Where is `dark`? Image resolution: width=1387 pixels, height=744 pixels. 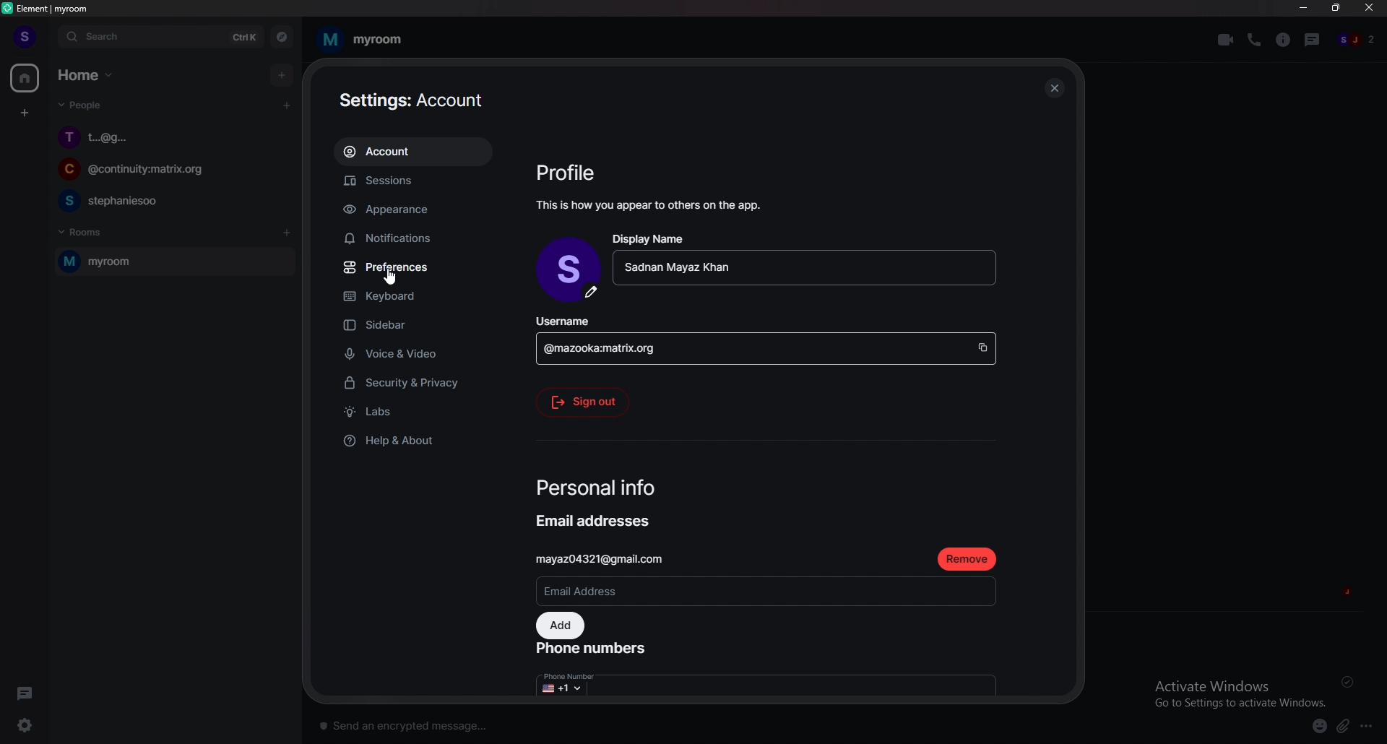 dark is located at coordinates (28, 693).